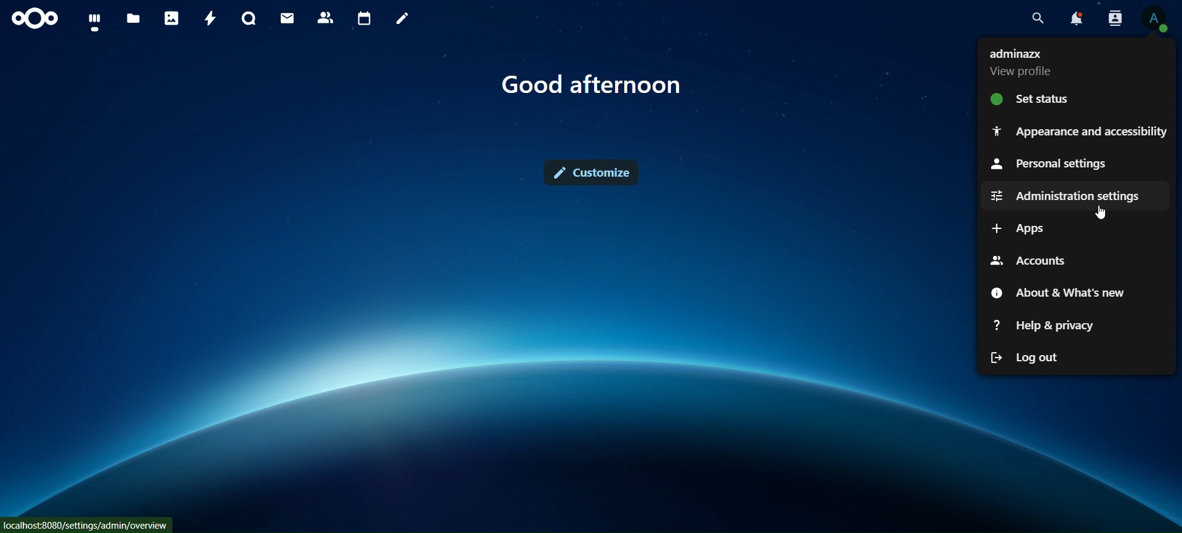  I want to click on contacts, so click(325, 17).